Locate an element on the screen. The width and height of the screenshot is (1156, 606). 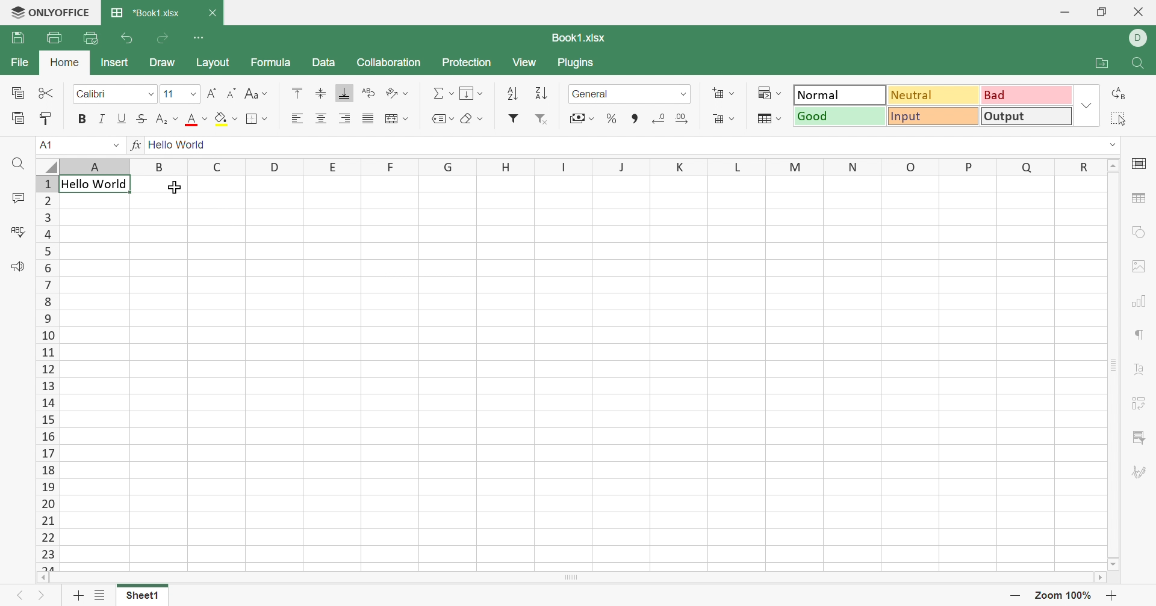
ONLYOFFICE is located at coordinates (46, 11).